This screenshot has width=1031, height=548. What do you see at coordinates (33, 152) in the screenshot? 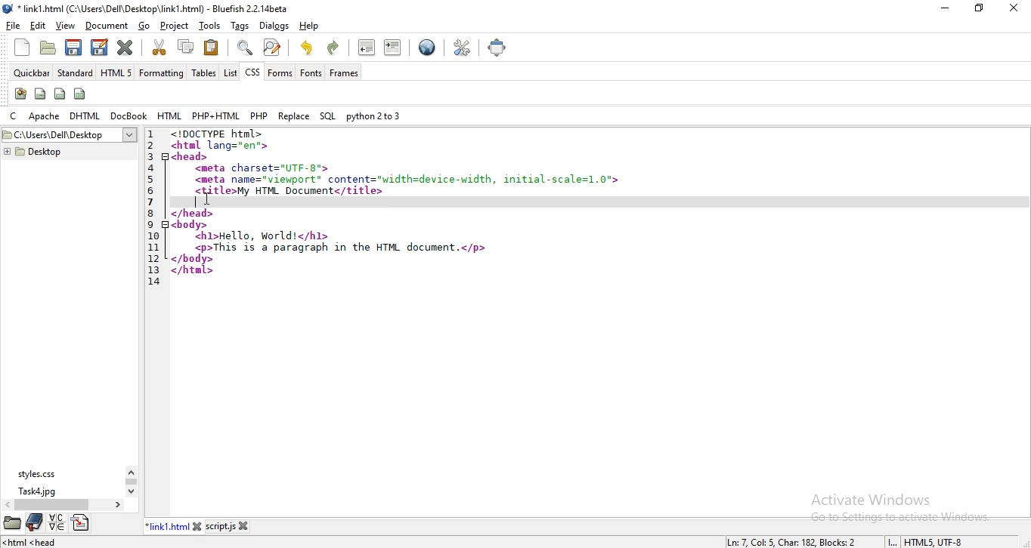
I see `desktop` at bounding box center [33, 152].